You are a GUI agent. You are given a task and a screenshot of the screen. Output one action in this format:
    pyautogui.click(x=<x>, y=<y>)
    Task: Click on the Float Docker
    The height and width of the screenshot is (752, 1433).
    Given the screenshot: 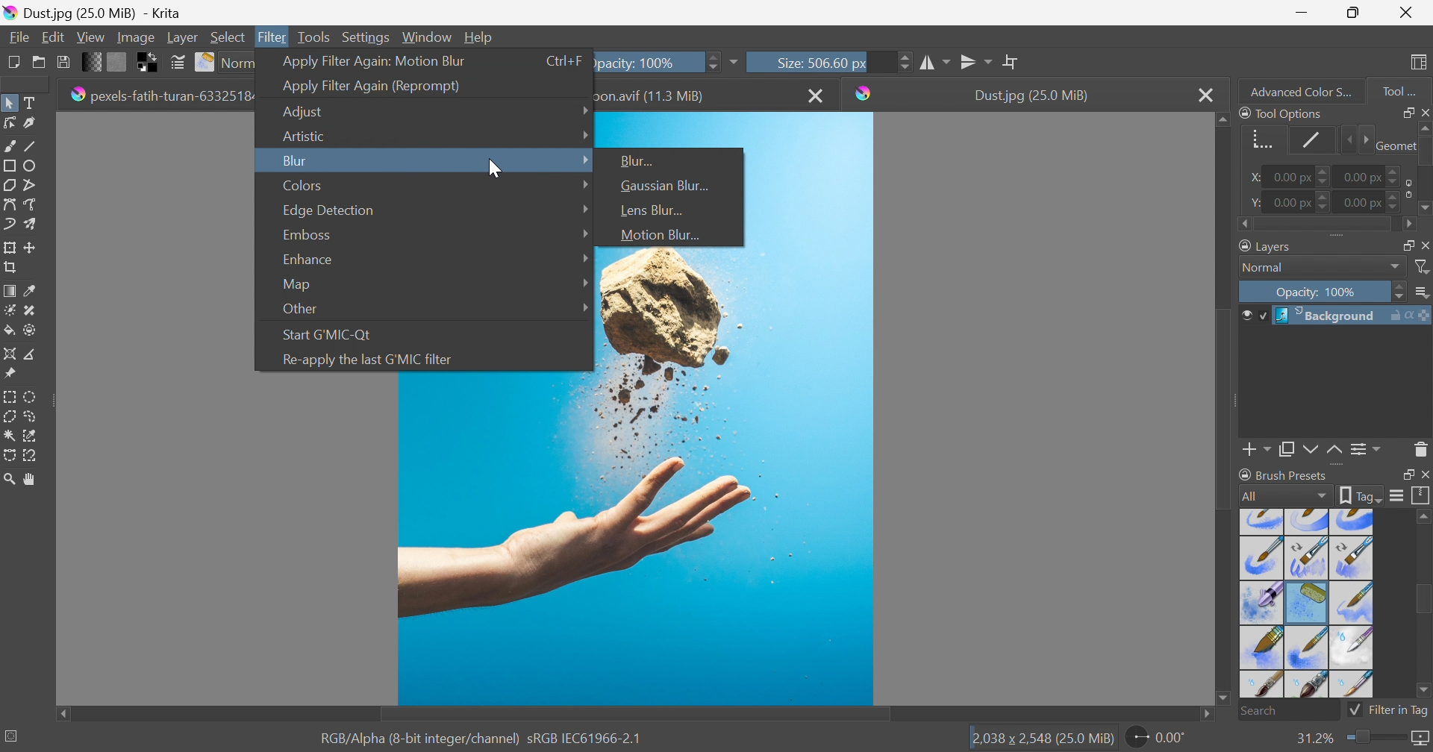 What is the action you would take?
    pyautogui.click(x=1405, y=112)
    